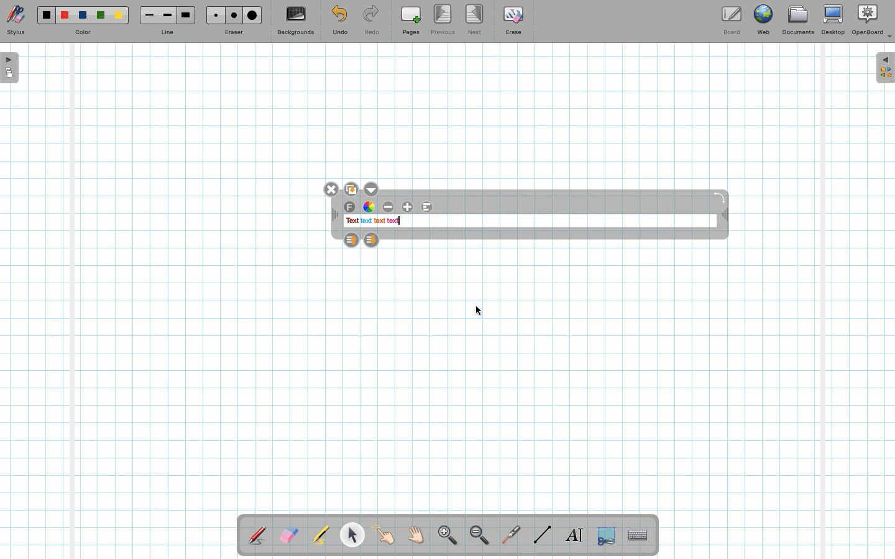  Describe the element at coordinates (444, 537) in the screenshot. I see `Zoom in` at that location.